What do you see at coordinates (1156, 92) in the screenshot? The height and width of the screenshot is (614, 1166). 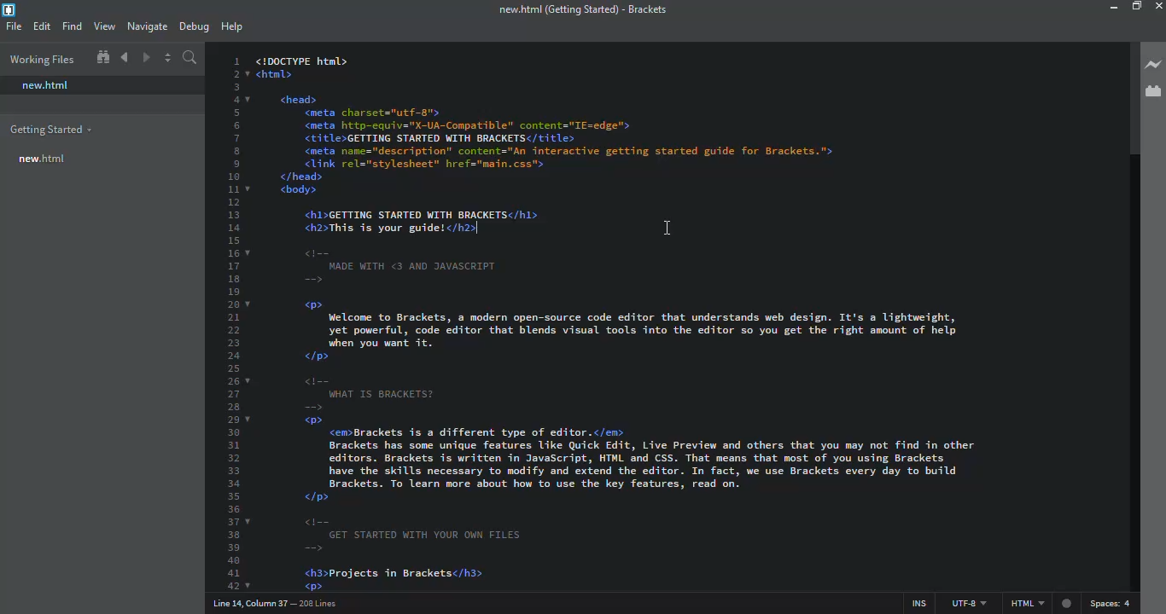 I see `extension manager` at bounding box center [1156, 92].